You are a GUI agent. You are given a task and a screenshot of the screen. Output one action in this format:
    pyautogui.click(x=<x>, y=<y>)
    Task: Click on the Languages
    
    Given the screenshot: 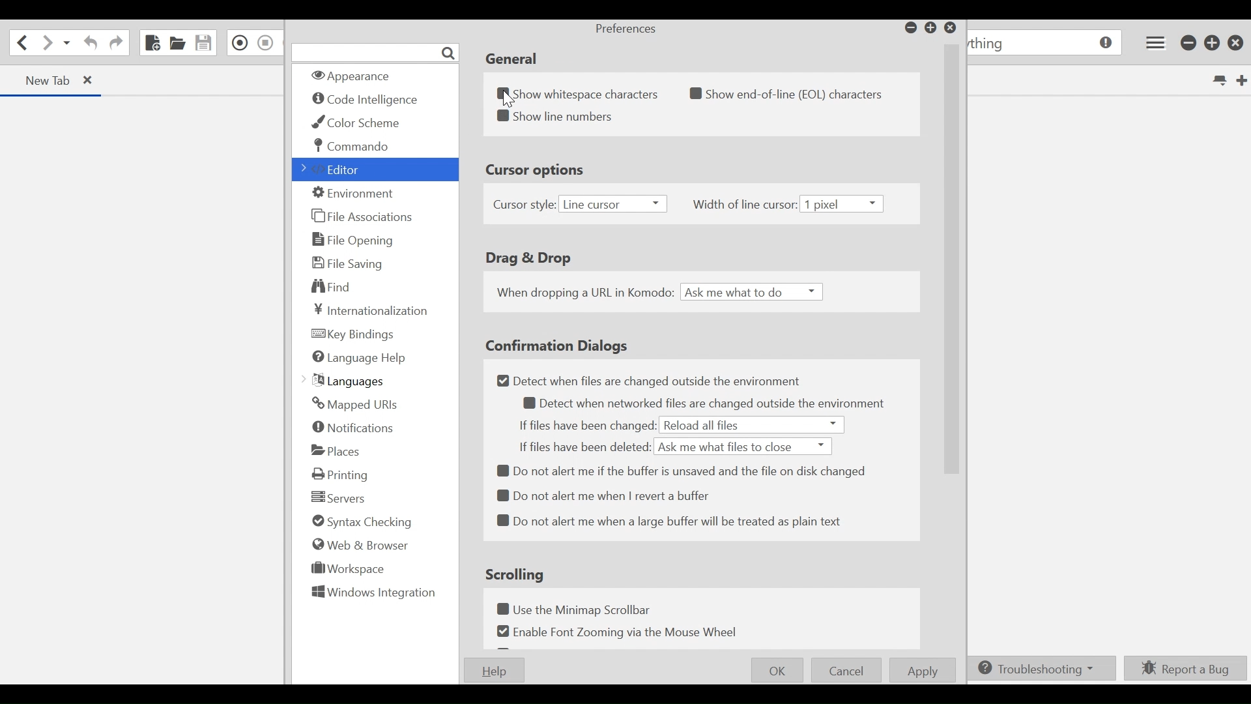 What is the action you would take?
    pyautogui.click(x=347, y=380)
    